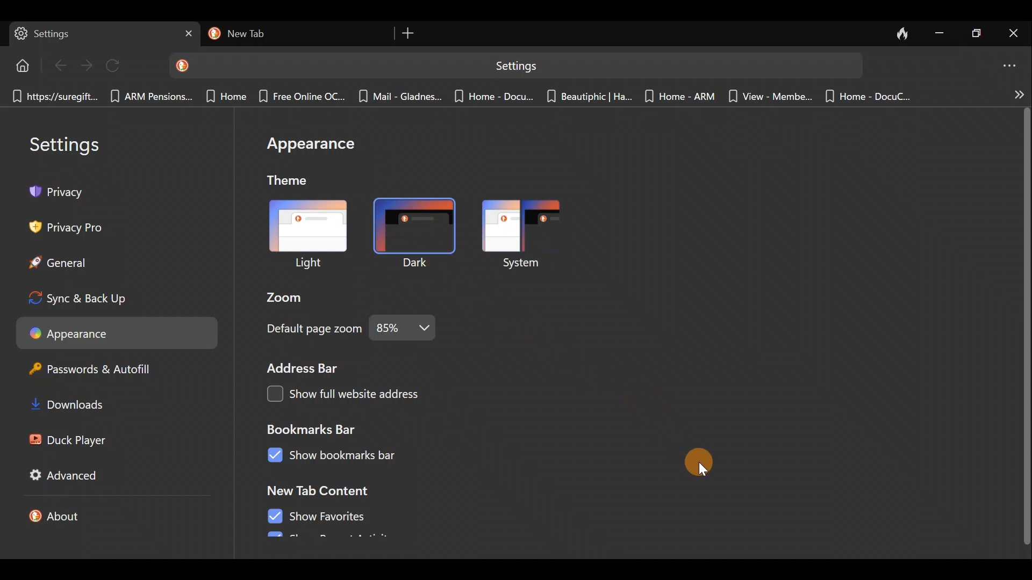  I want to click on Show full website address, so click(348, 392).